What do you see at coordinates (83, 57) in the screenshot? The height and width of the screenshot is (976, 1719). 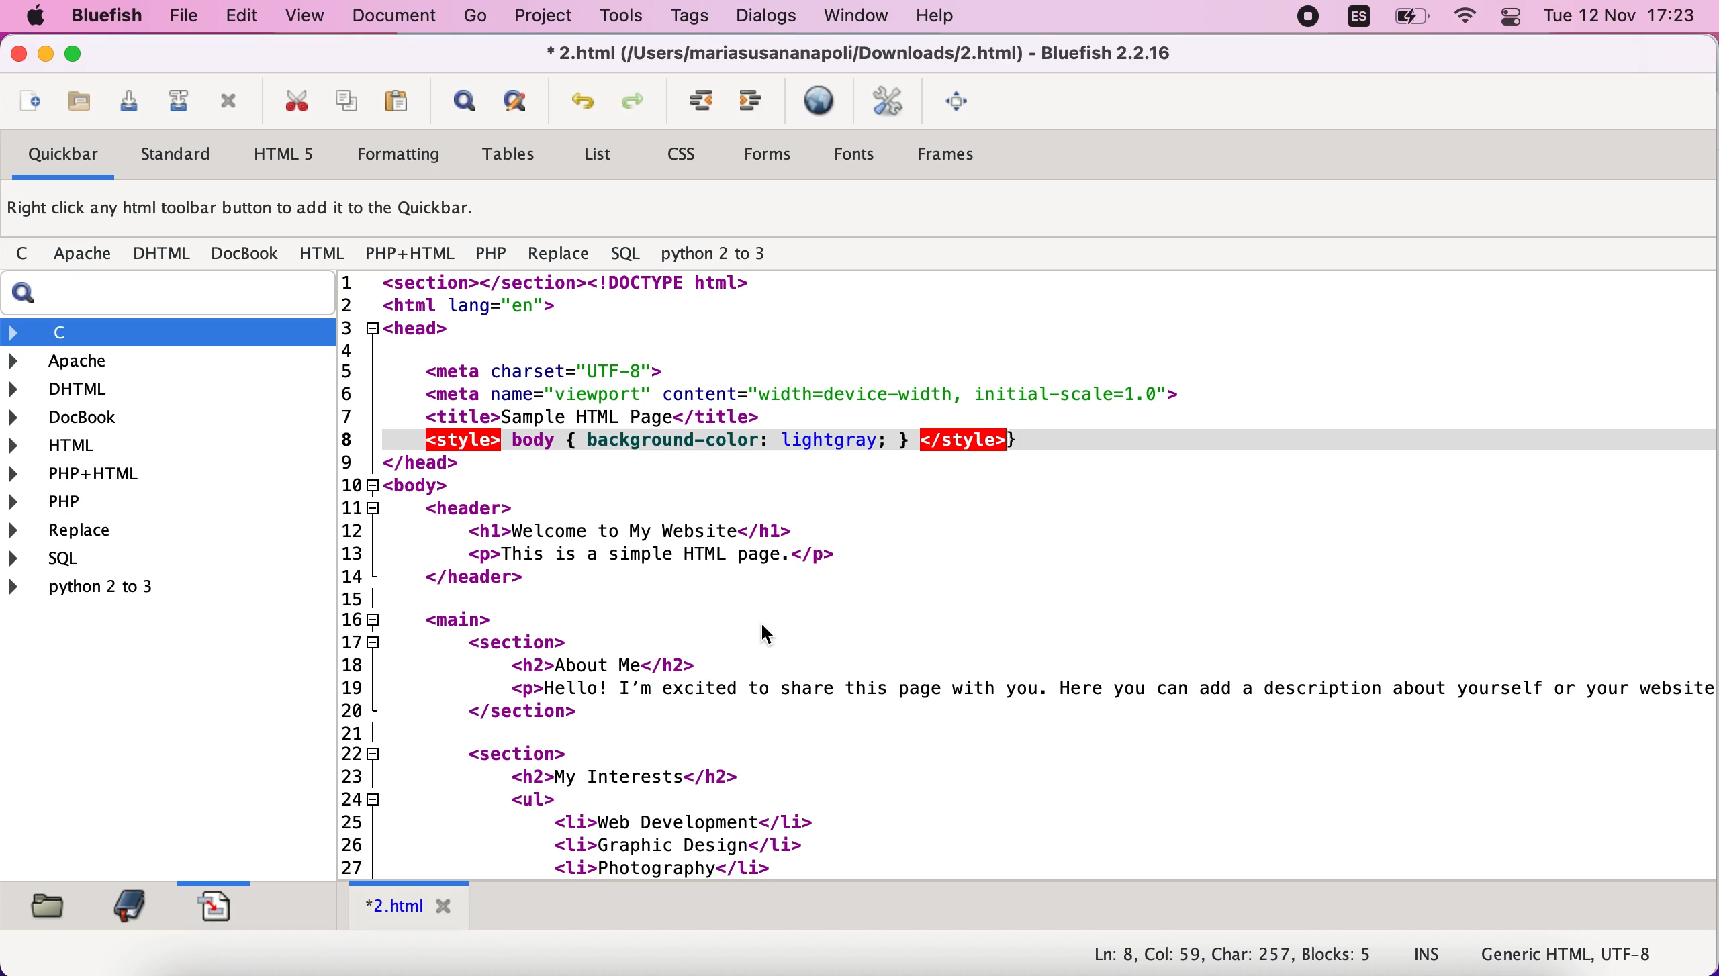 I see `maximize` at bounding box center [83, 57].